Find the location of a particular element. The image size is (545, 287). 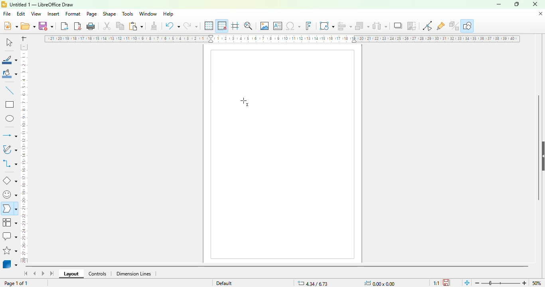

toggle extrusion is located at coordinates (454, 26).